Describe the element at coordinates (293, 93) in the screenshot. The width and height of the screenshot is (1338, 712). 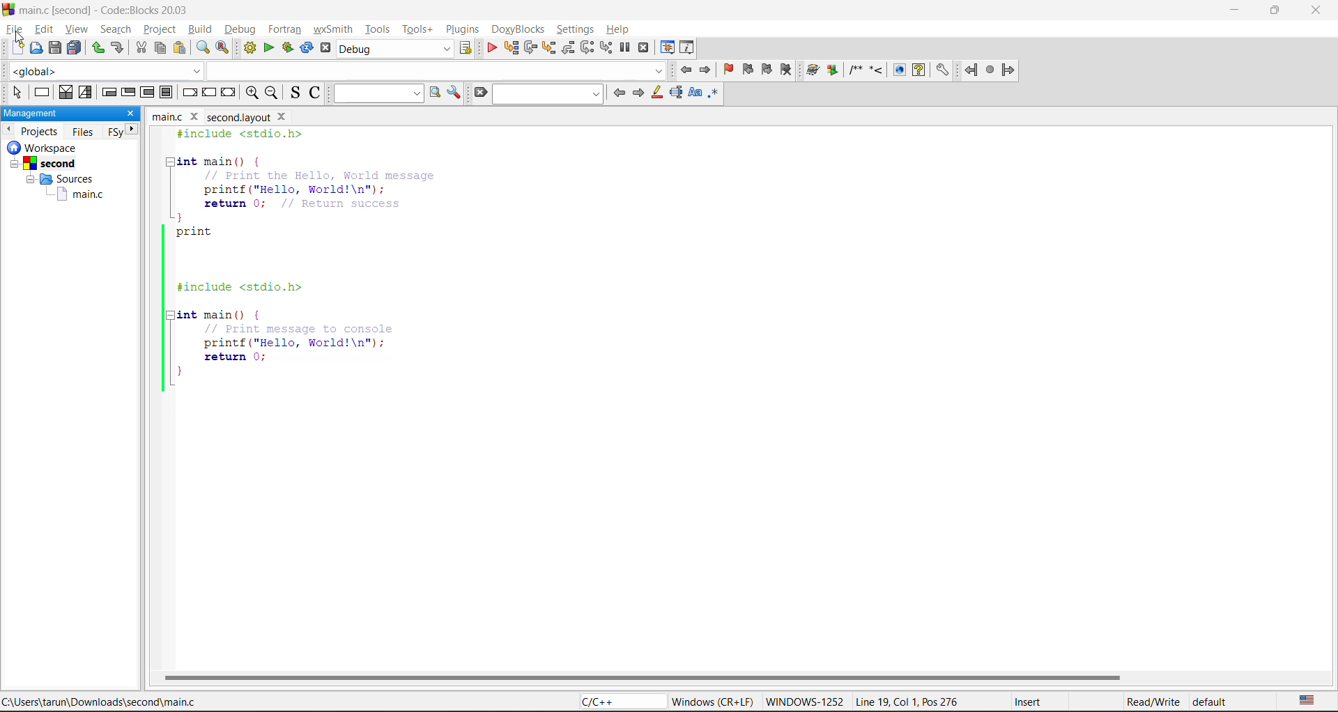
I see `toggle source` at that location.